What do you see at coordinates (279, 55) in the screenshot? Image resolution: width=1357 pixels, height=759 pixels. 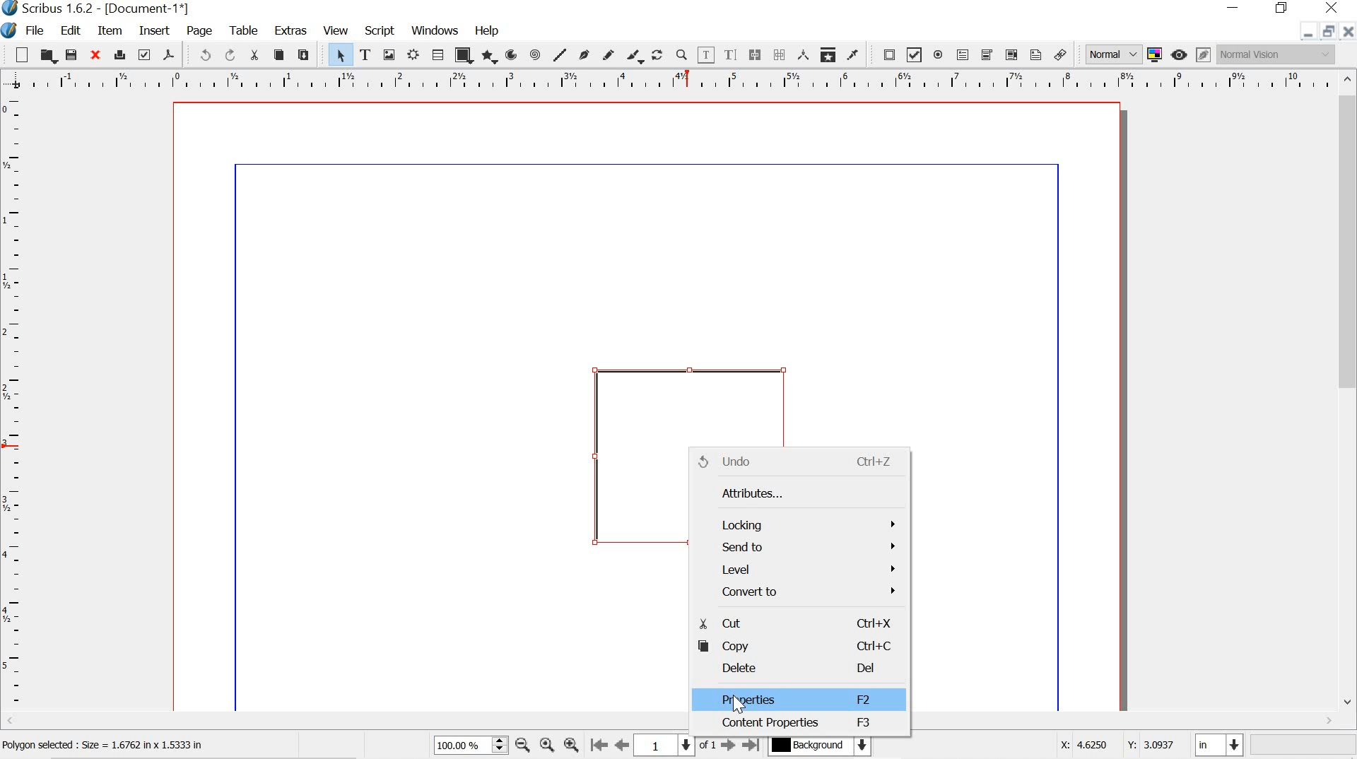 I see `copy` at bounding box center [279, 55].